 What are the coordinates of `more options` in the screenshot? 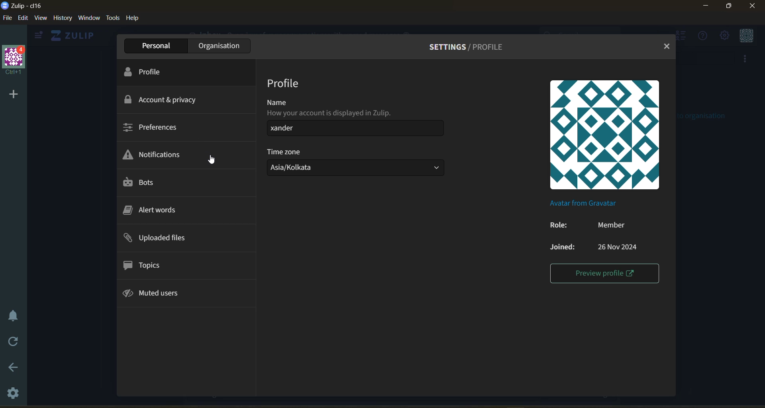 It's located at (747, 60).